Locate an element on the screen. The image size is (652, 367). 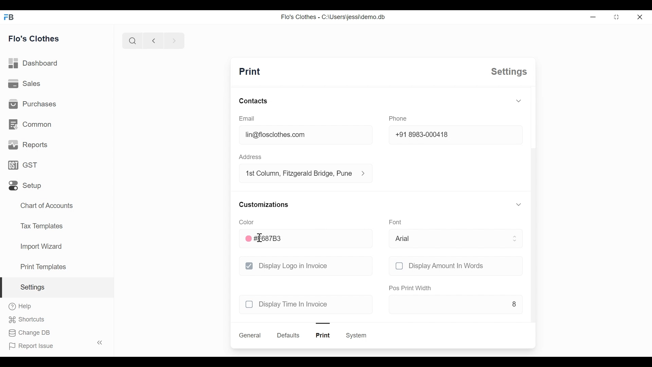
print templates is located at coordinates (43, 267).